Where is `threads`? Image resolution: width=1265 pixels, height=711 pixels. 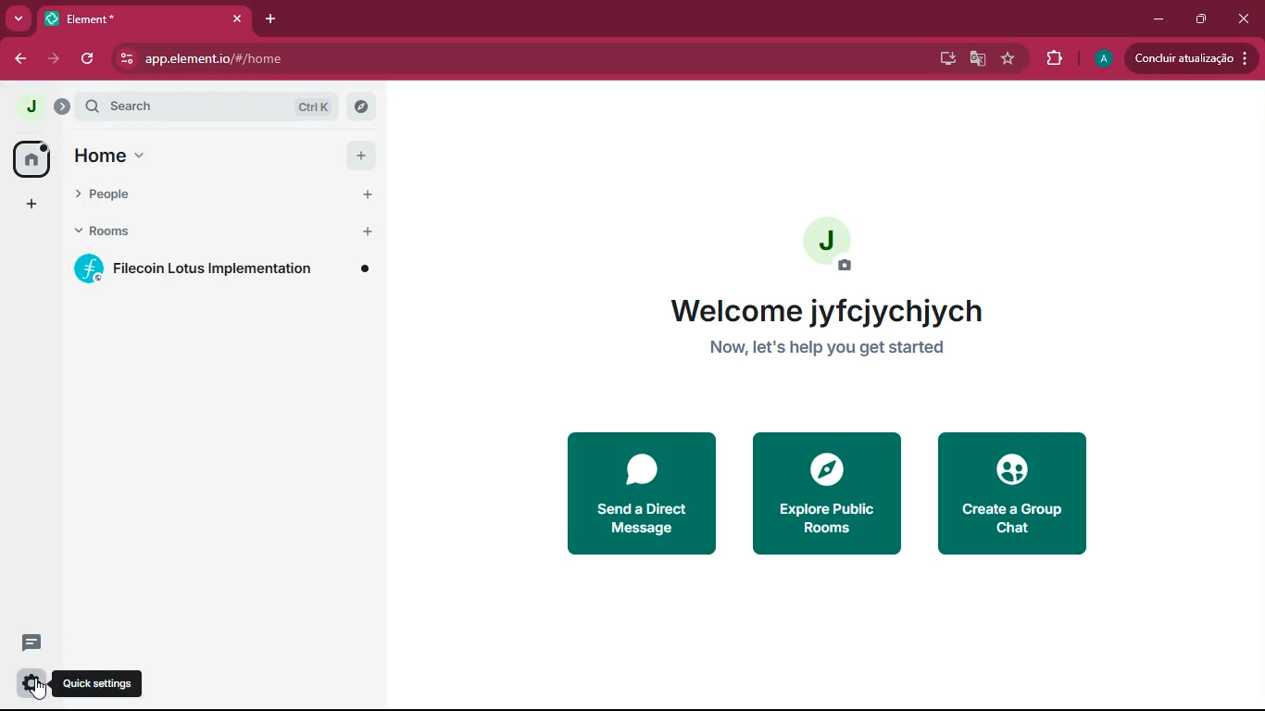
threads is located at coordinates (34, 641).